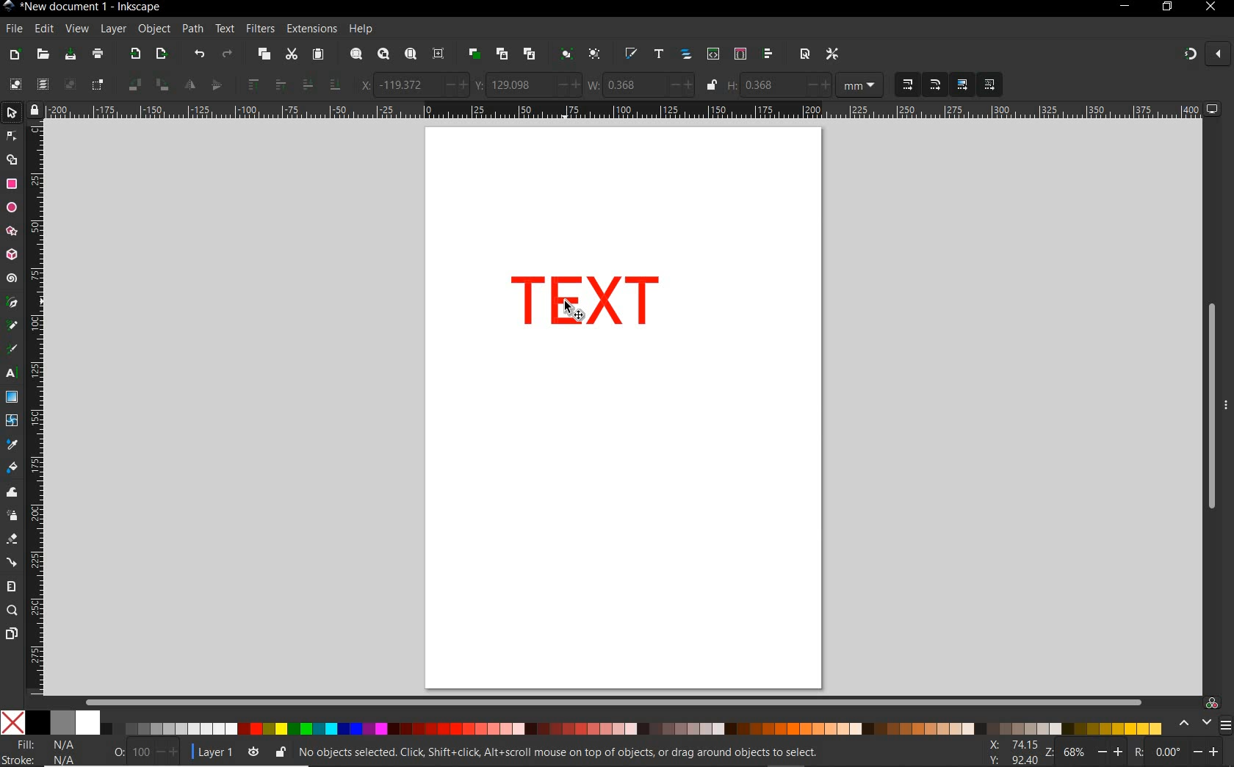 The image size is (1234, 767). What do you see at coordinates (42, 29) in the screenshot?
I see `EDIT` at bounding box center [42, 29].